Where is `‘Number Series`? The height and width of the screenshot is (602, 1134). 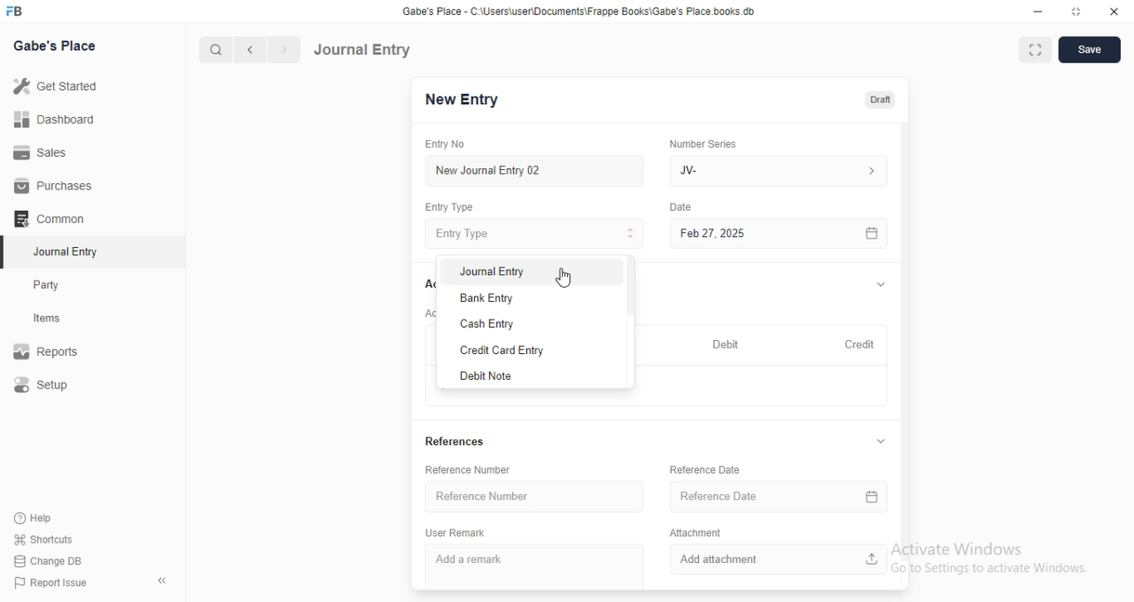 ‘Number Series is located at coordinates (703, 143).